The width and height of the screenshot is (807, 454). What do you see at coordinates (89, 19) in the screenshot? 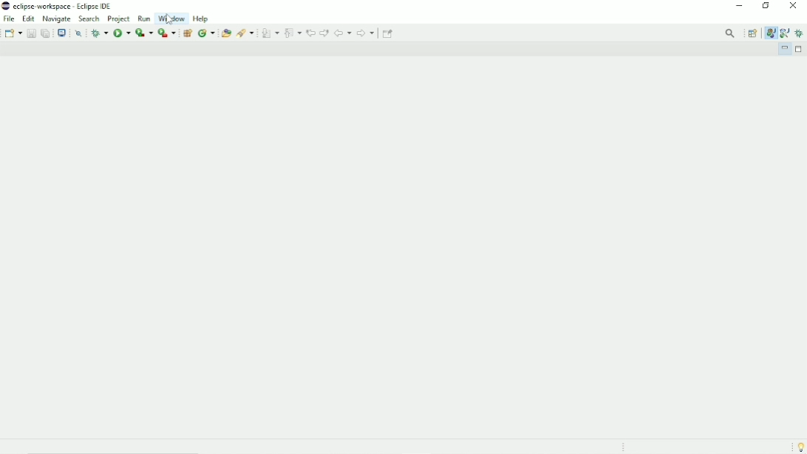
I see `Search` at bounding box center [89, 19].